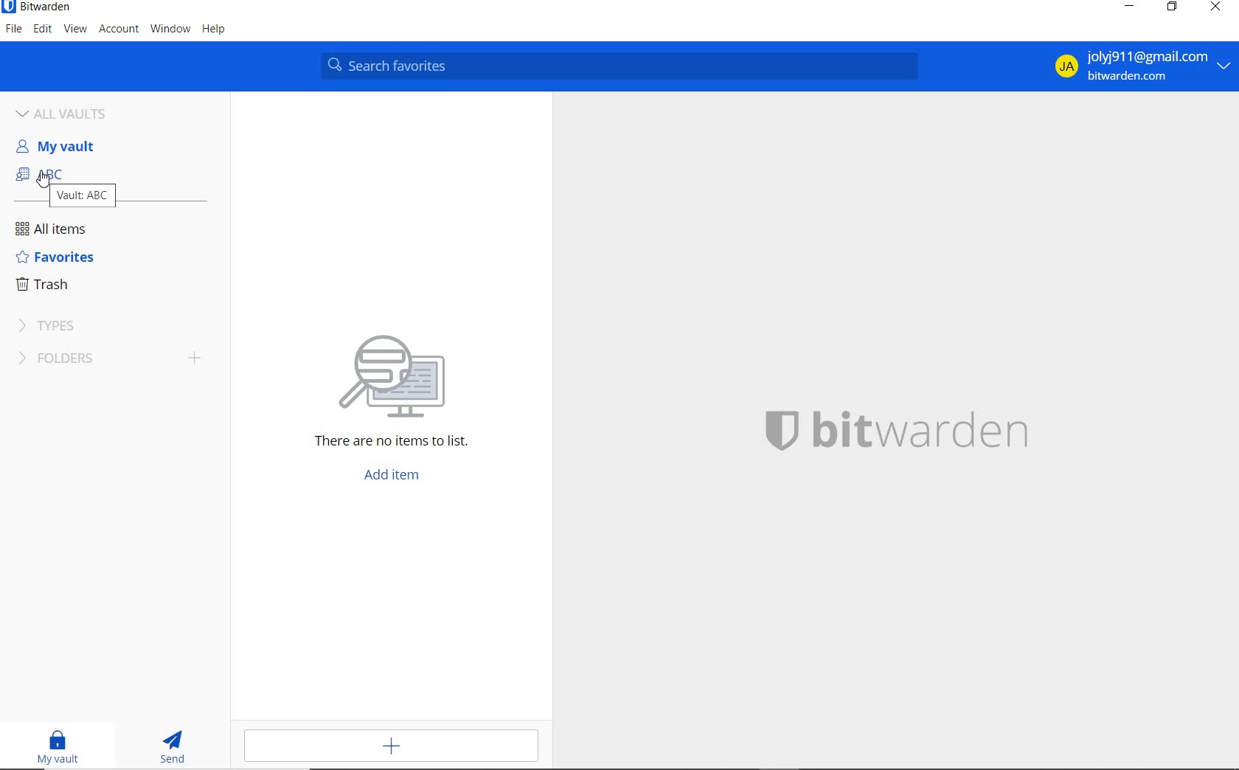  Describe the element at coordinates (1137, 66) in the screenshot. I see `ACCOUNT DETAILS AND OPTIONS` at that location.